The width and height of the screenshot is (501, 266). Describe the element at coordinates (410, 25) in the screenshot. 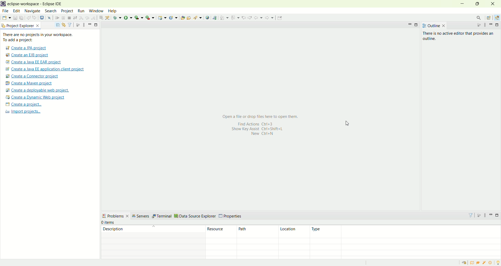

I see `minimize` at that location.